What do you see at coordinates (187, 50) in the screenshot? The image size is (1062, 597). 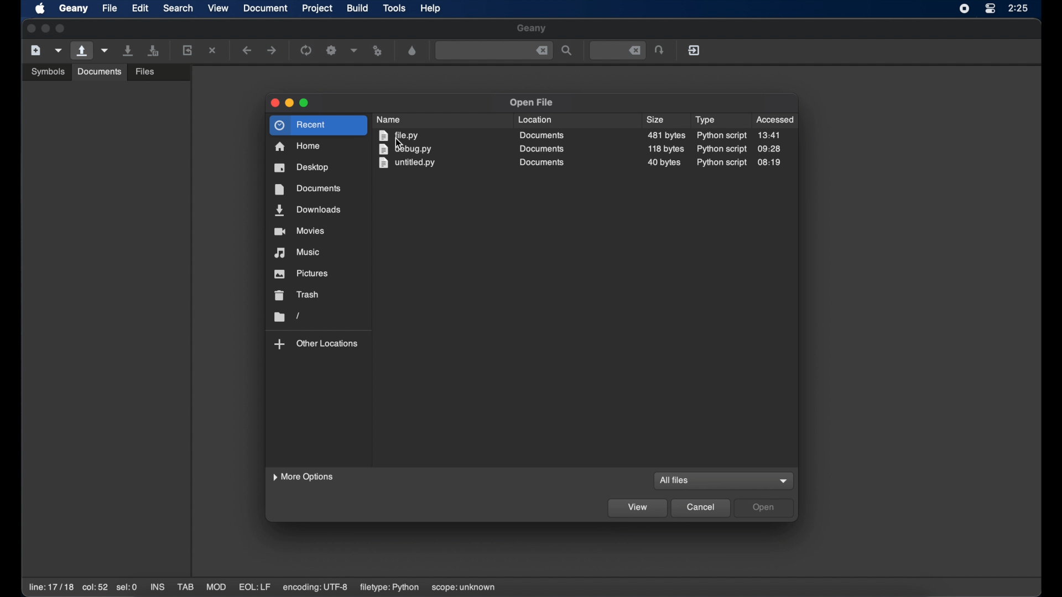 I see `reload current file from disk` at bounding box center [187, 50].